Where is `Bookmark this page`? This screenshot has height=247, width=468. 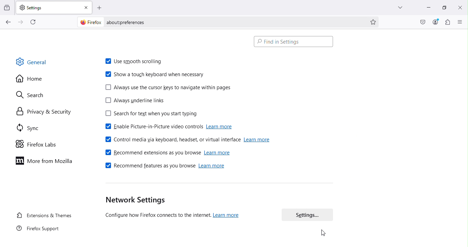 Bookmark this page is located at coordinates (374, 23).